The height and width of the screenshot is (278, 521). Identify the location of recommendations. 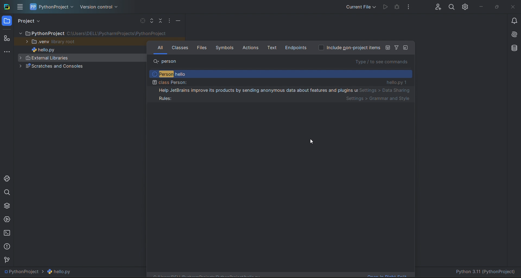
(280, 73).